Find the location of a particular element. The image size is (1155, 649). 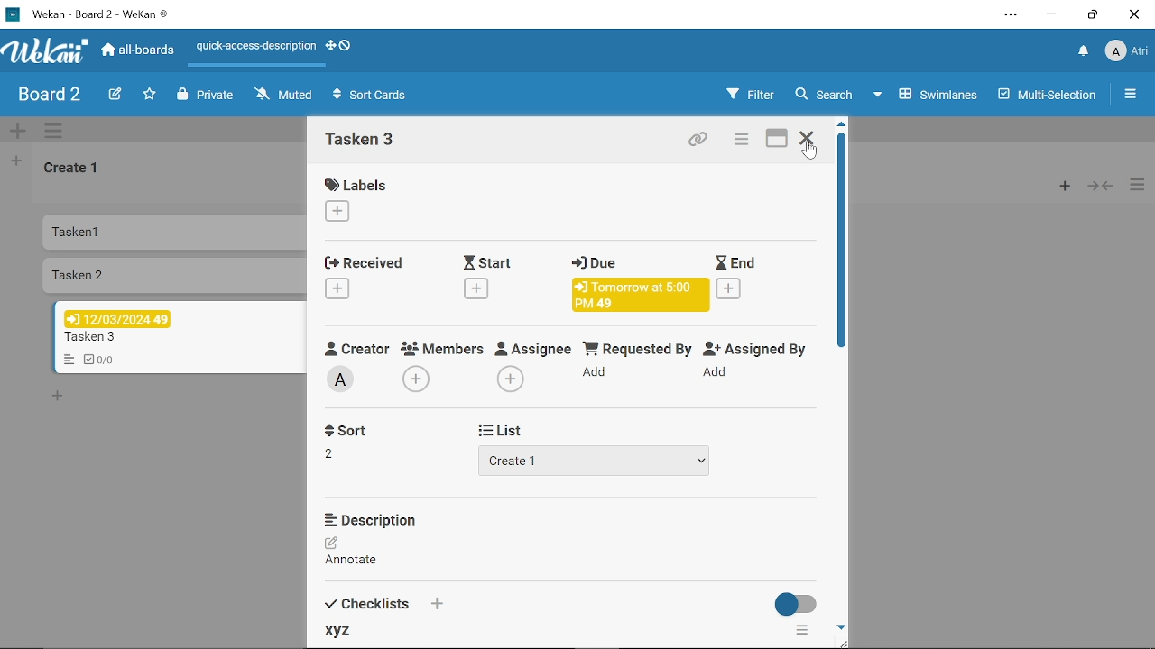

Received is located at coordinates (363, 261).